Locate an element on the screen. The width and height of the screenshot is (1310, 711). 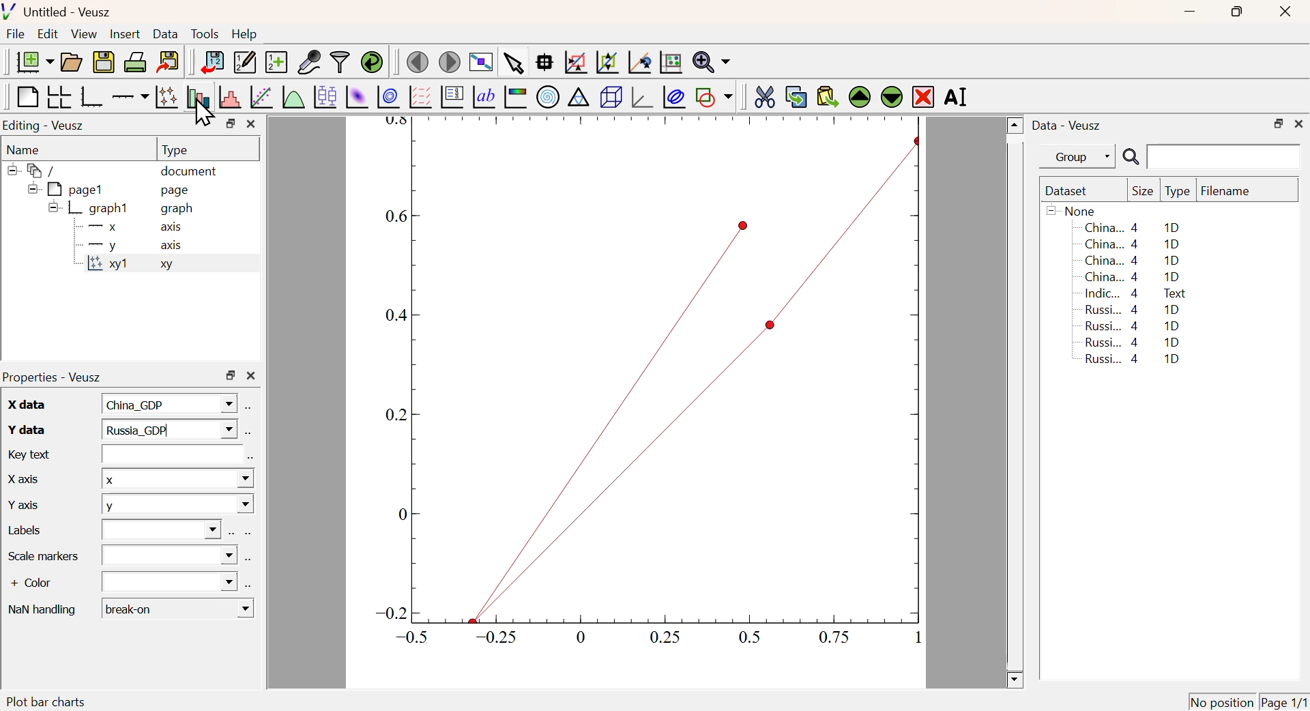
Previous Page is located at coordinates (418, 63).